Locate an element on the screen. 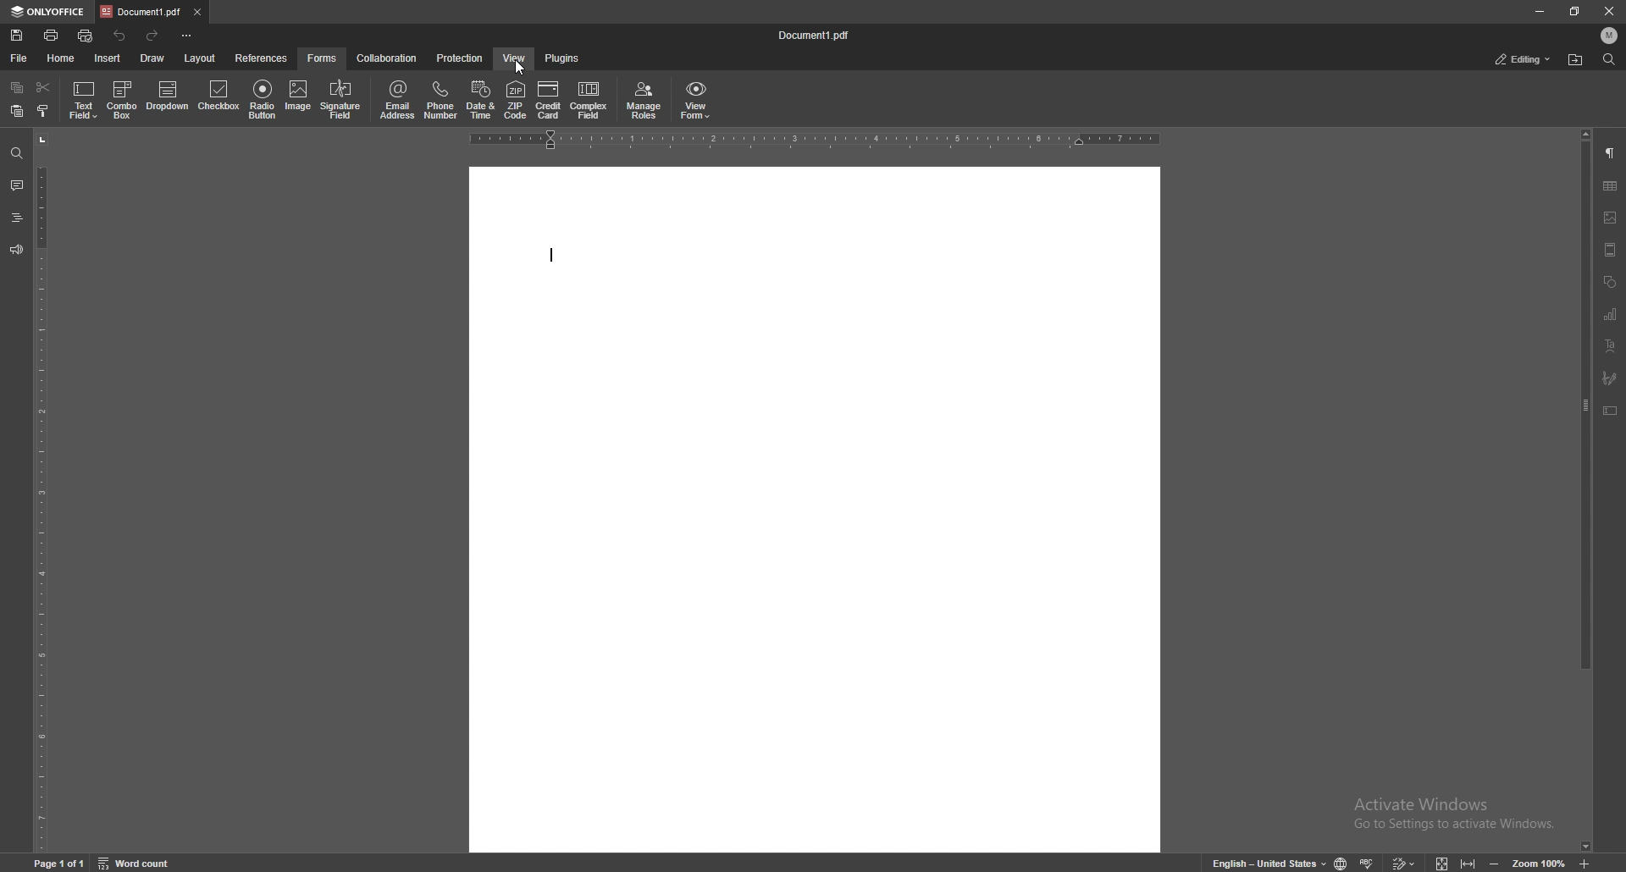  vertical scale is located at coordinates (41, 490).